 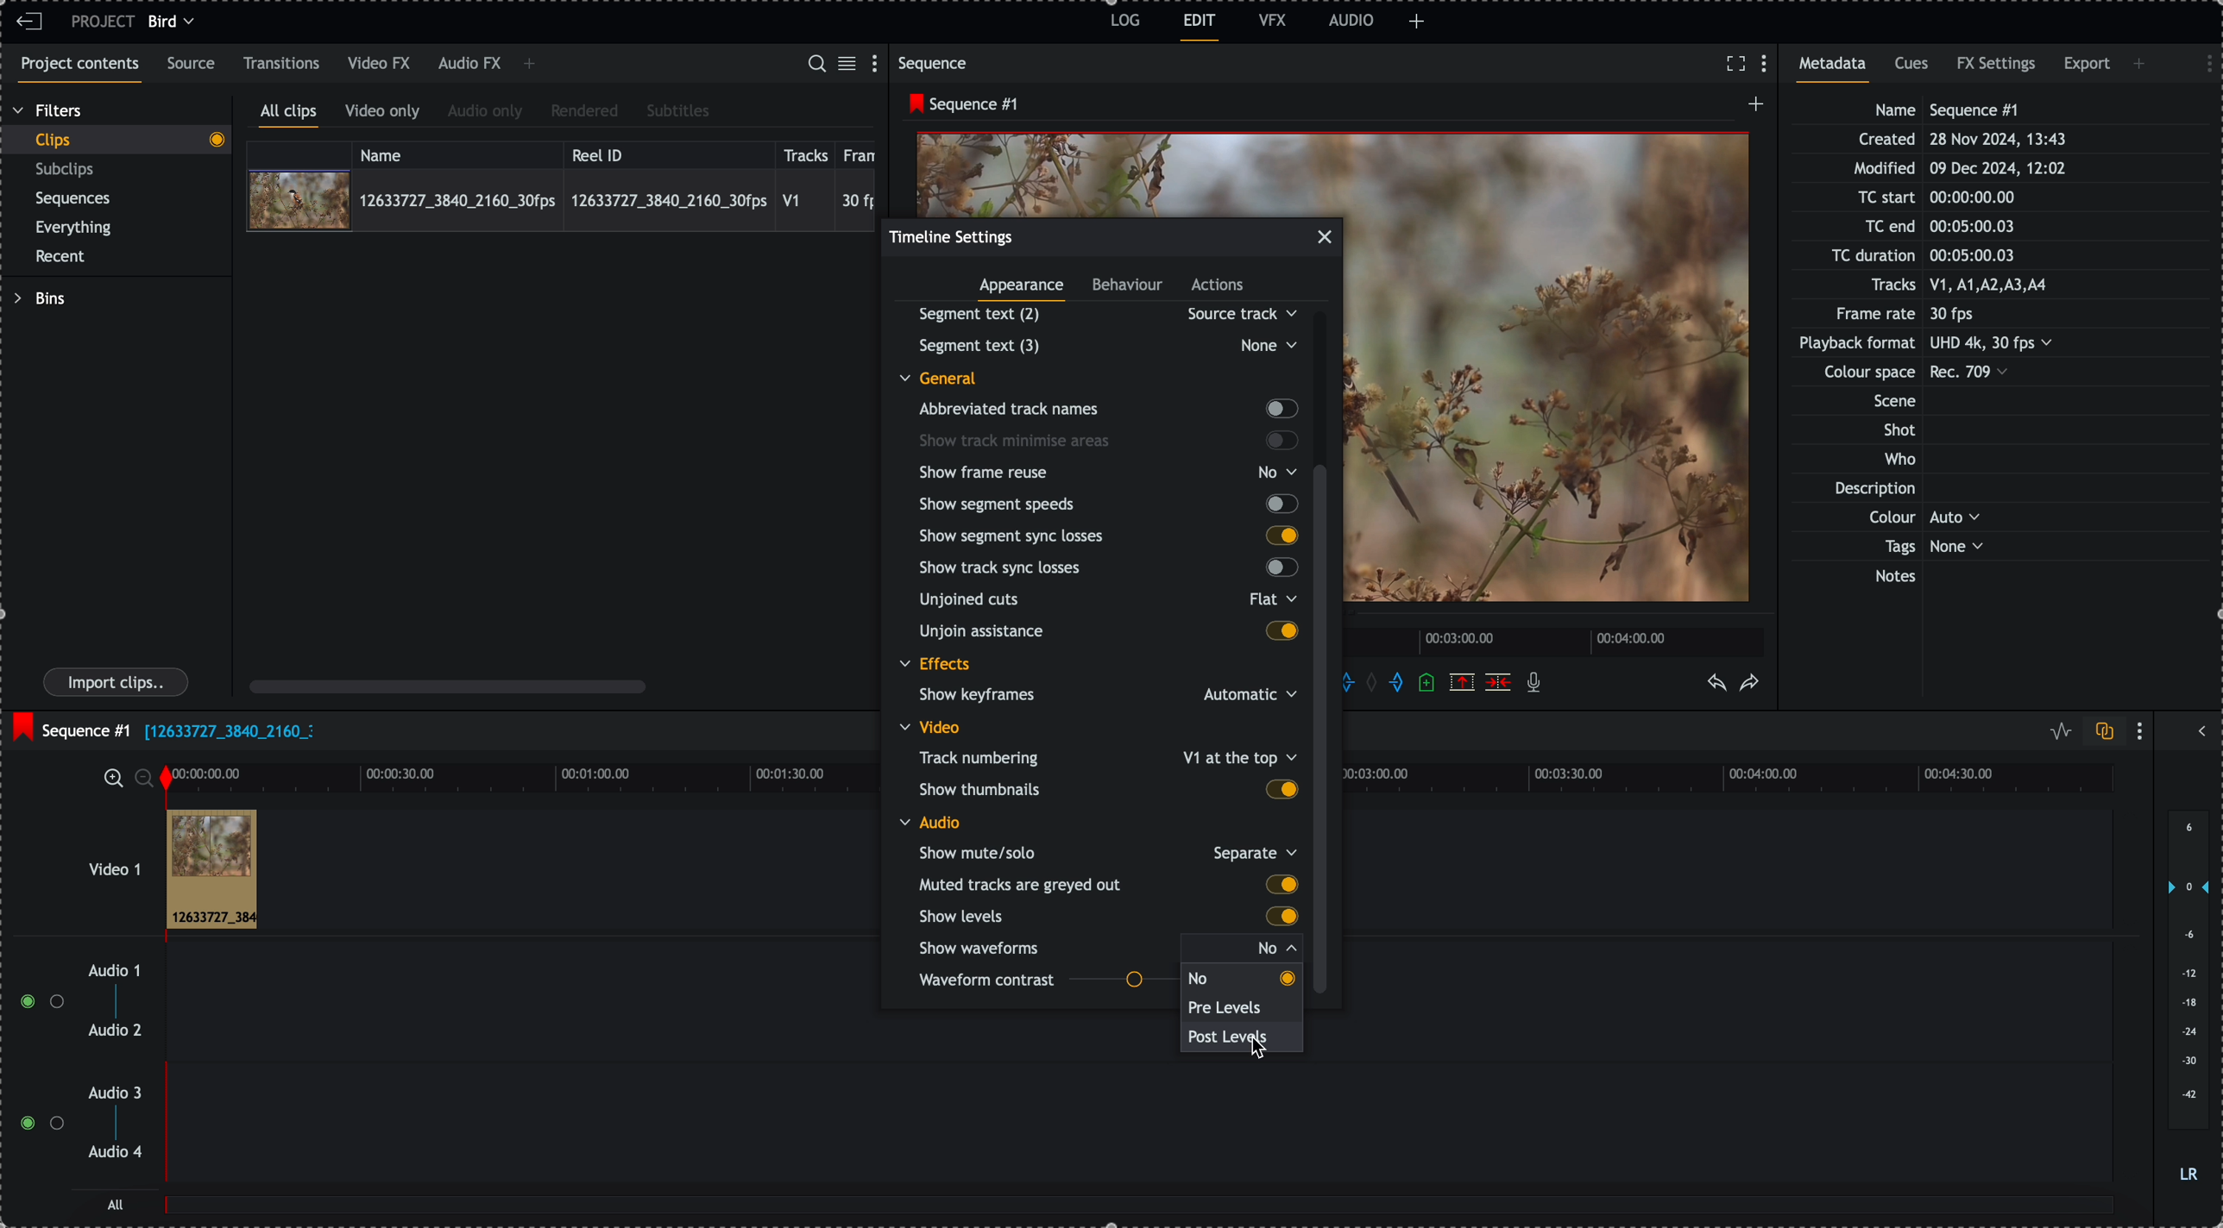 What do you see at coordinates (1109, 633) in the screenshot?
I see `unjoin assitance` at bounding box center [1109, 633].